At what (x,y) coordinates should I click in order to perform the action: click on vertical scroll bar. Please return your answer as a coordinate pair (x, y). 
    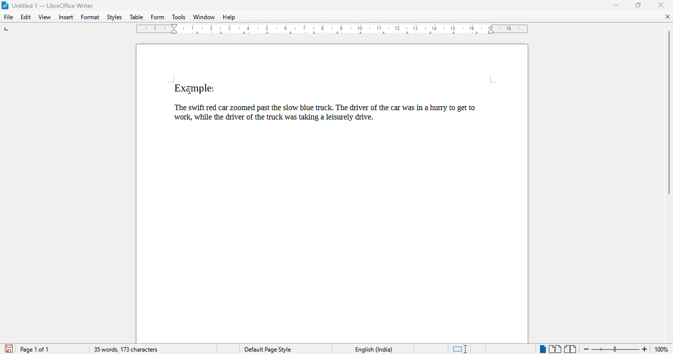
    Looking at the image, I should click on (670, 113).